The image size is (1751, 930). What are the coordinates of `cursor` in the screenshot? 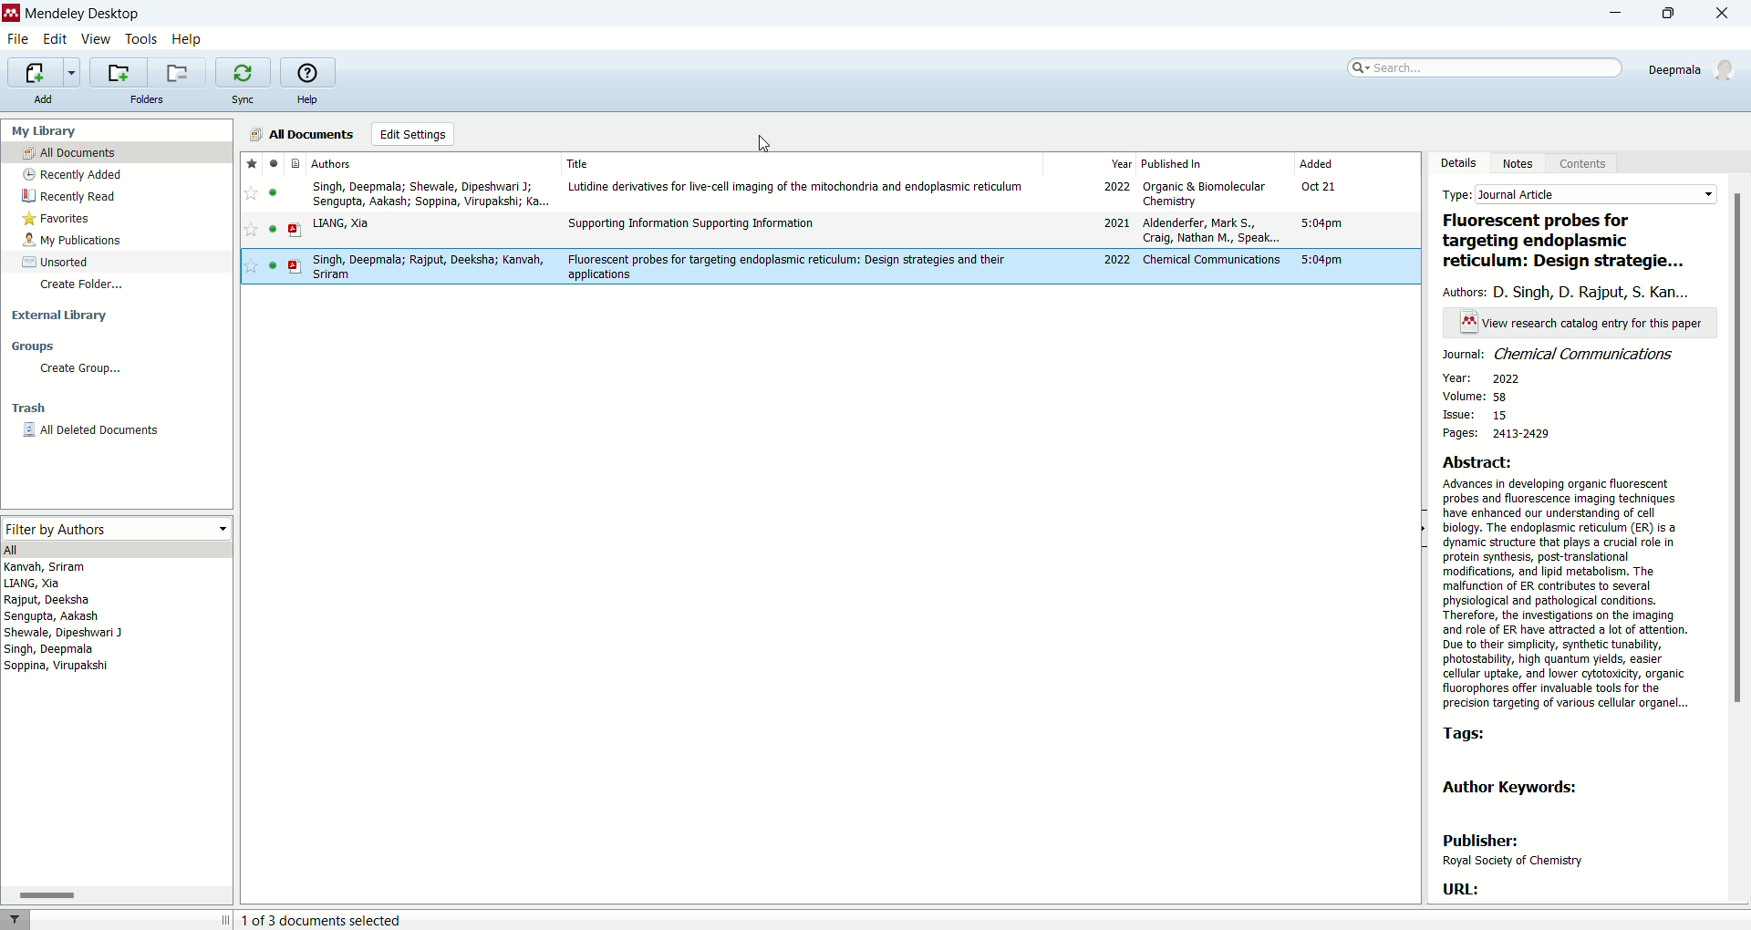 It's located at (765, 148).